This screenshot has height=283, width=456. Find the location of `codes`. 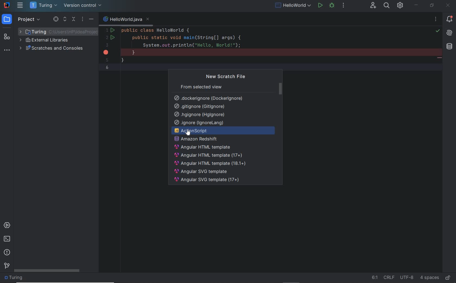

codes is located at coordinates (269, 47).